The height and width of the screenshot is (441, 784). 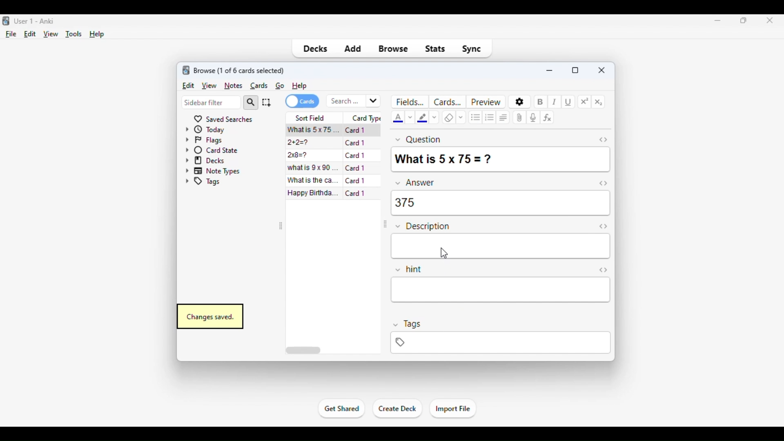 What do you see at coordinates (314, 180) in the screenshot?
I see `what is the capital of France?` at bounding box center [314, 180].